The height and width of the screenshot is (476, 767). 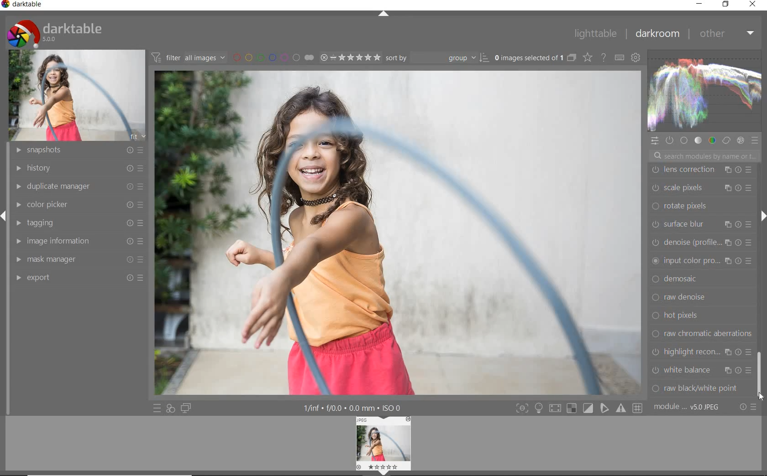 I want to click on other, so click(x=727, y=33).